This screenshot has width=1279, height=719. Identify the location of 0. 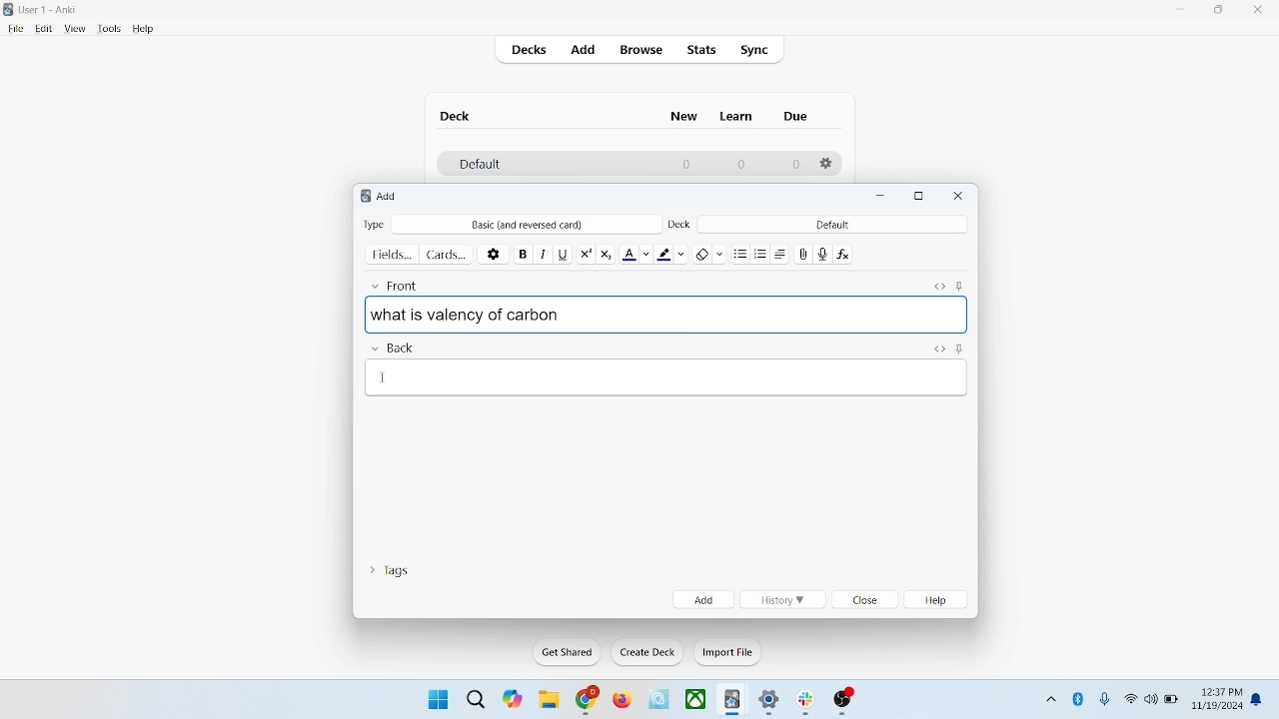
(739, 164).